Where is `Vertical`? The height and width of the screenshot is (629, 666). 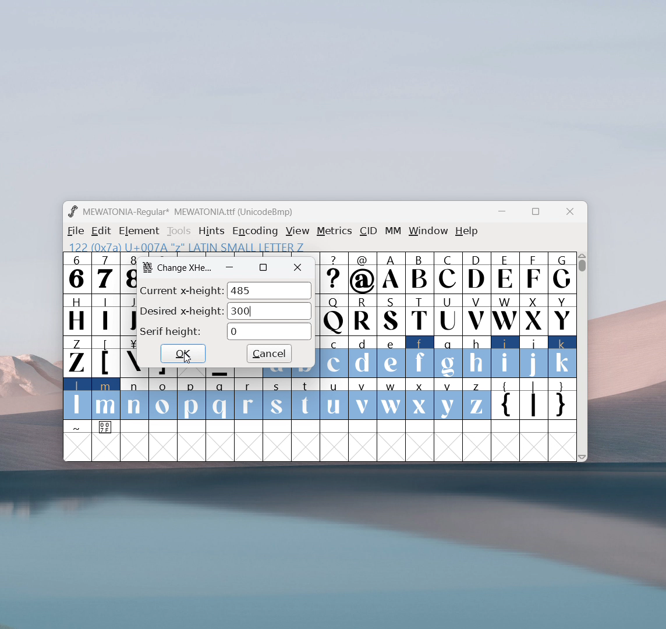 Vertical is located at coordinates (583, 355).